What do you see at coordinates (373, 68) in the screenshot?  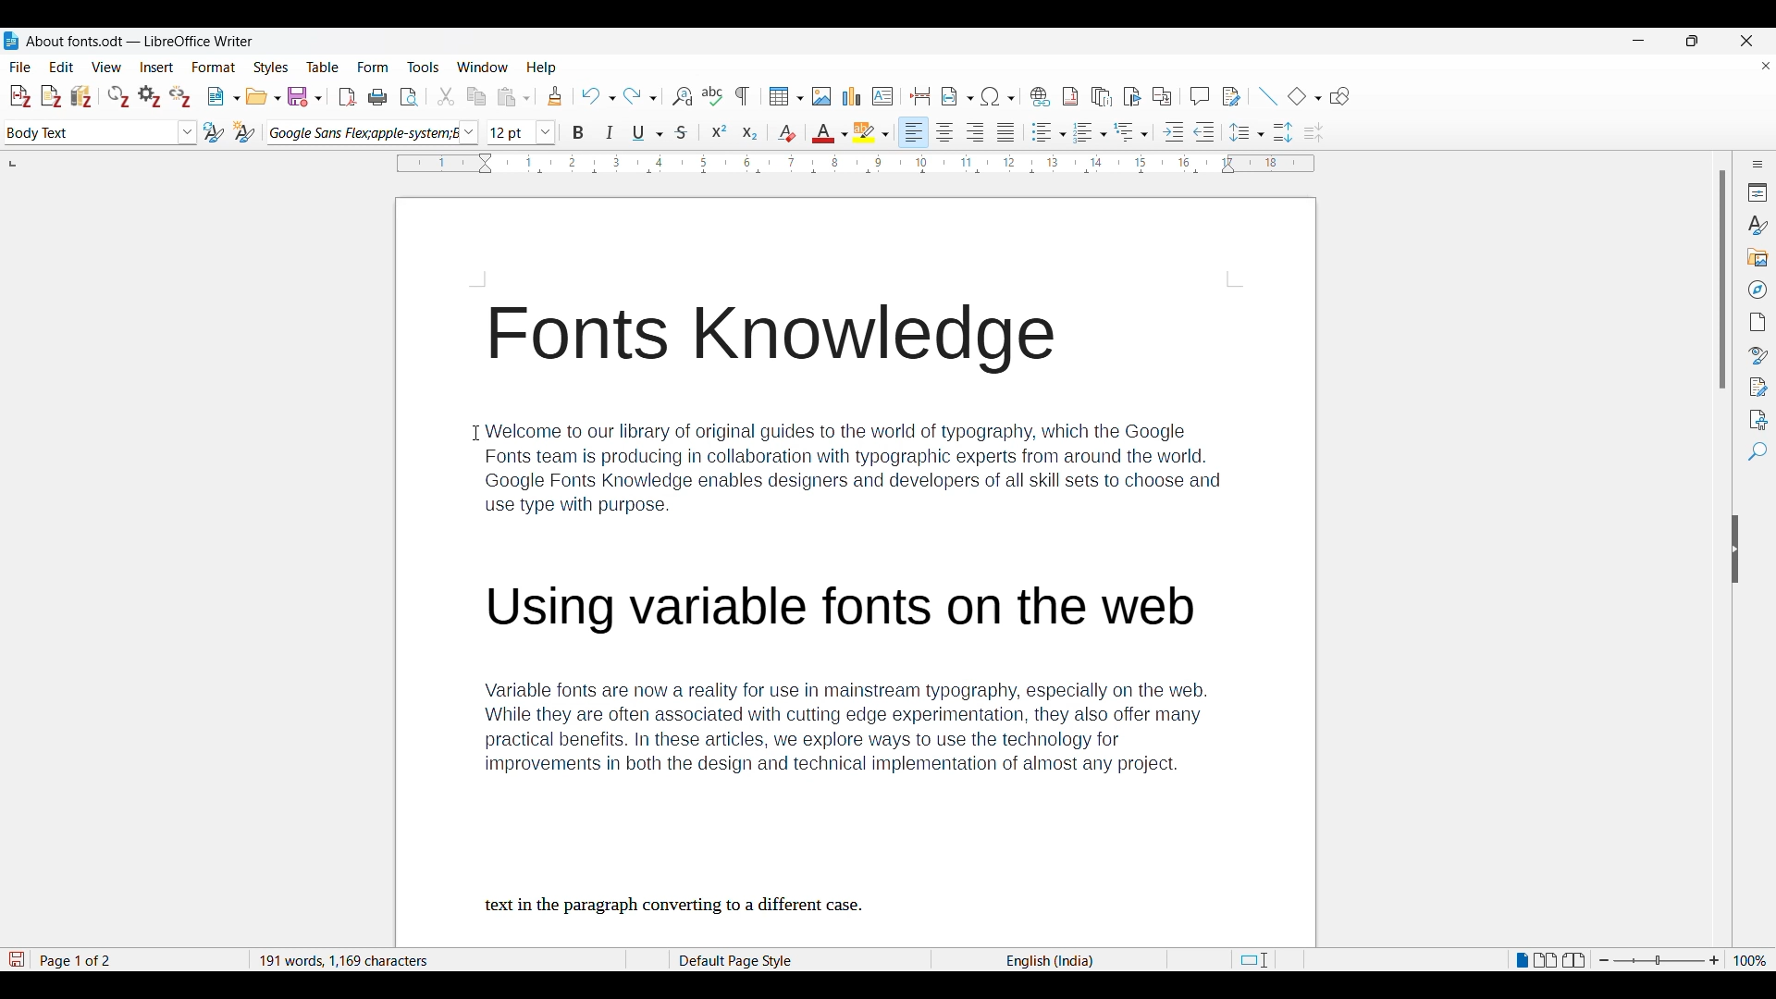 I see `Form menu` at bounding box center [373, 68].